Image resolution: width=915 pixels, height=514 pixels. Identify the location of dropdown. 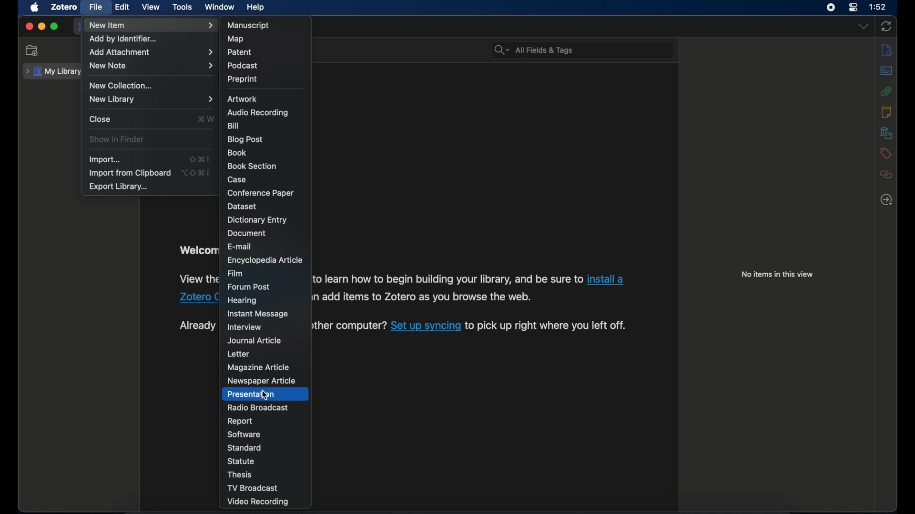
(864, 27).